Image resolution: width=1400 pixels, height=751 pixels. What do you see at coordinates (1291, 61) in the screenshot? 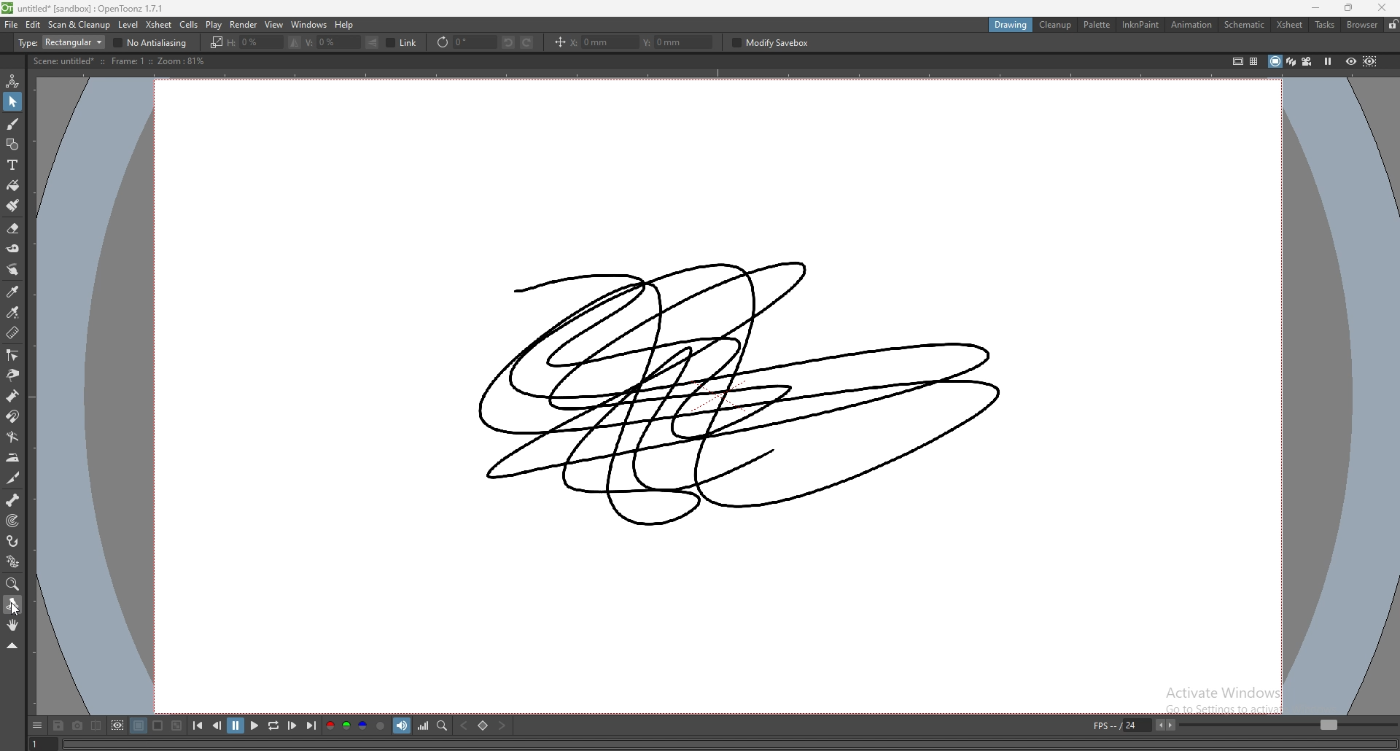
I see `3d` at bounding box center [1291, 61].